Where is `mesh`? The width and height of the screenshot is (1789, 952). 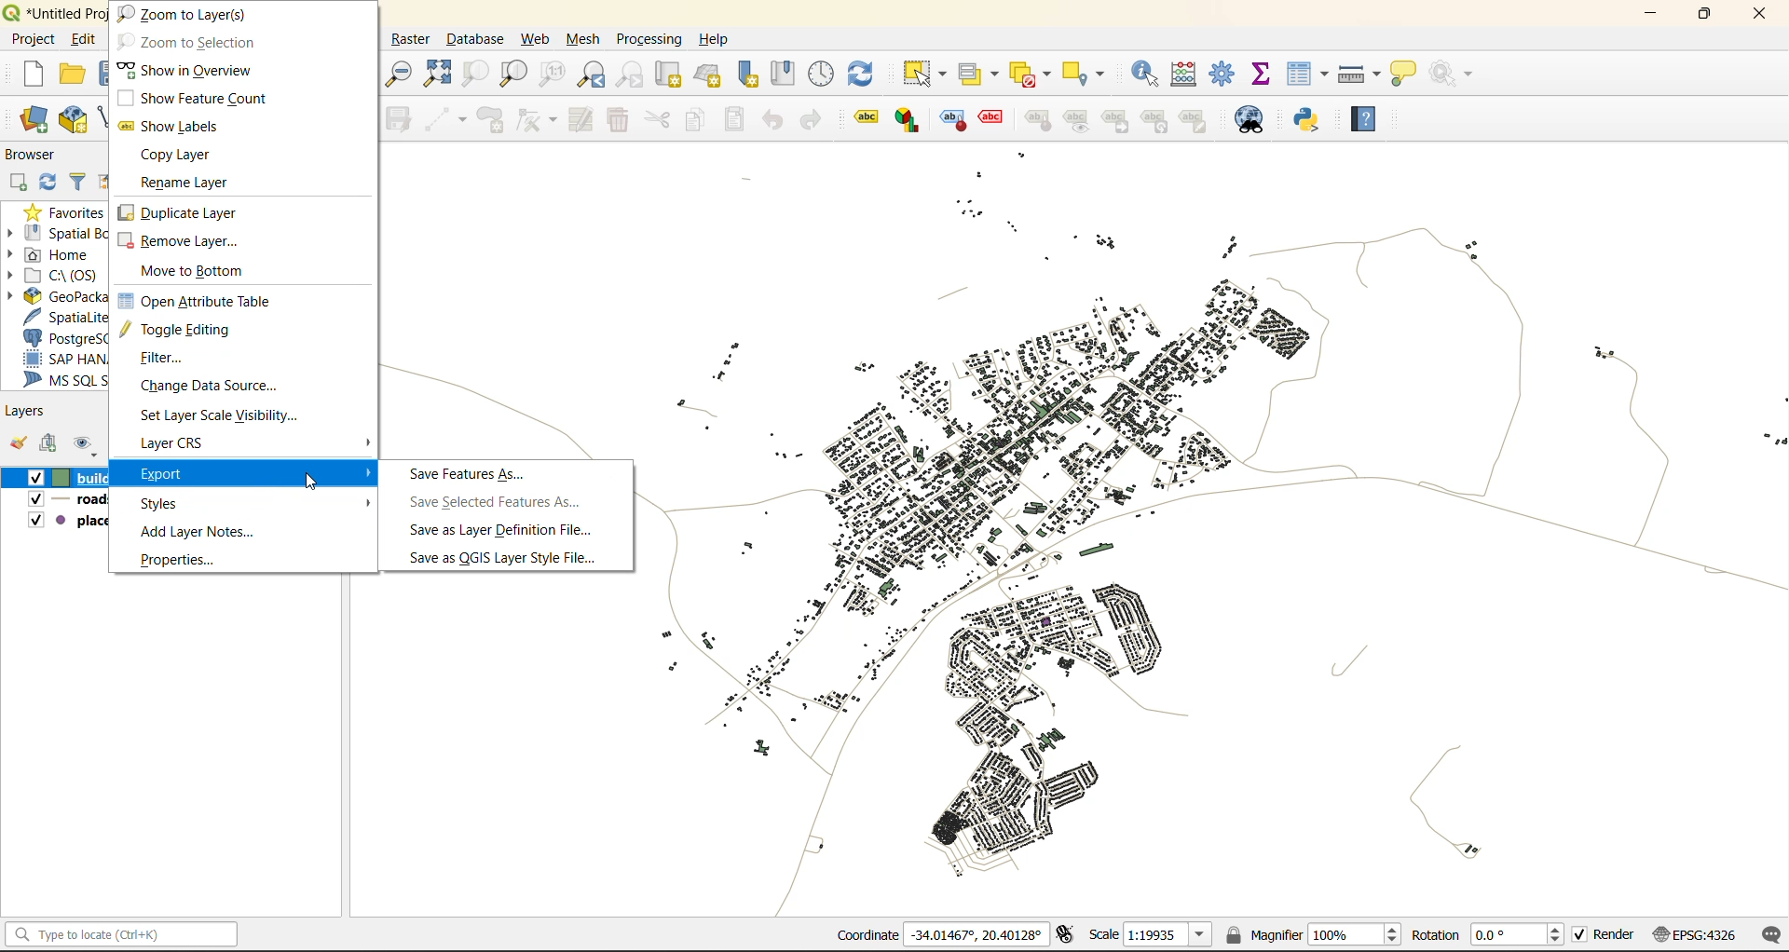
mesh is located at coordinates (583, 39).